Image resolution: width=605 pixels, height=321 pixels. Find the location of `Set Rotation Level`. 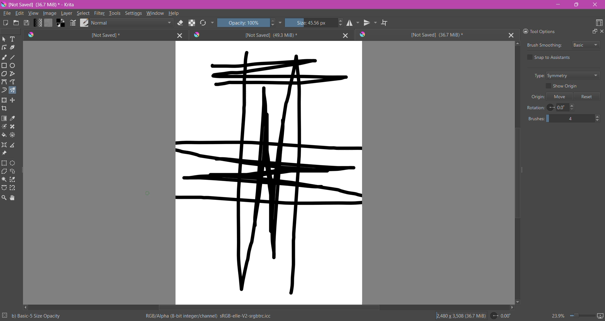

Set Rotation Level is located at coordinates (563, 108).